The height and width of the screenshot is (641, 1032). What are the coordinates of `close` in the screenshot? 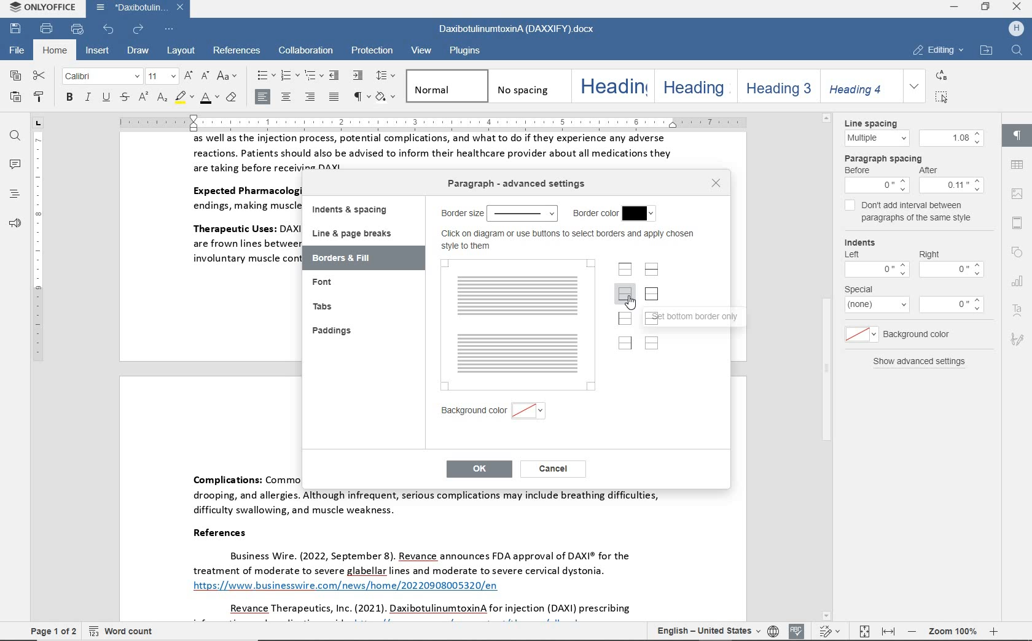 It's located at (717, 184).